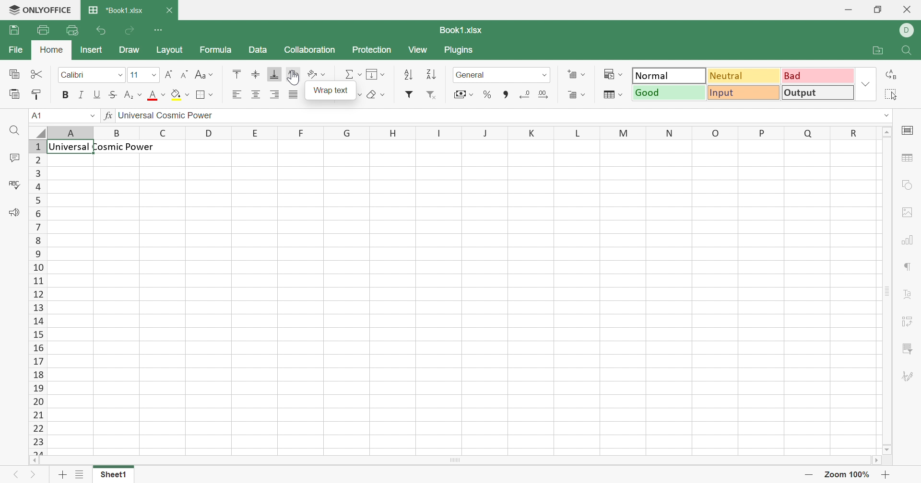 This screenshot has height=483, width=921. Describe the element at coordinates (106, 116) in the screenshot. I see `fx` at that location.